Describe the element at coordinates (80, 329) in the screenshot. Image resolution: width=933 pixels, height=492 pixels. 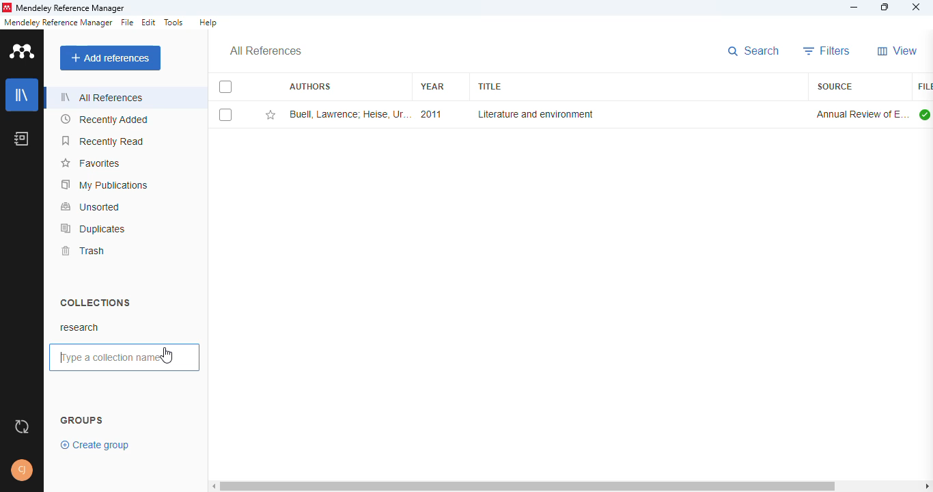
I see `research` at that location.